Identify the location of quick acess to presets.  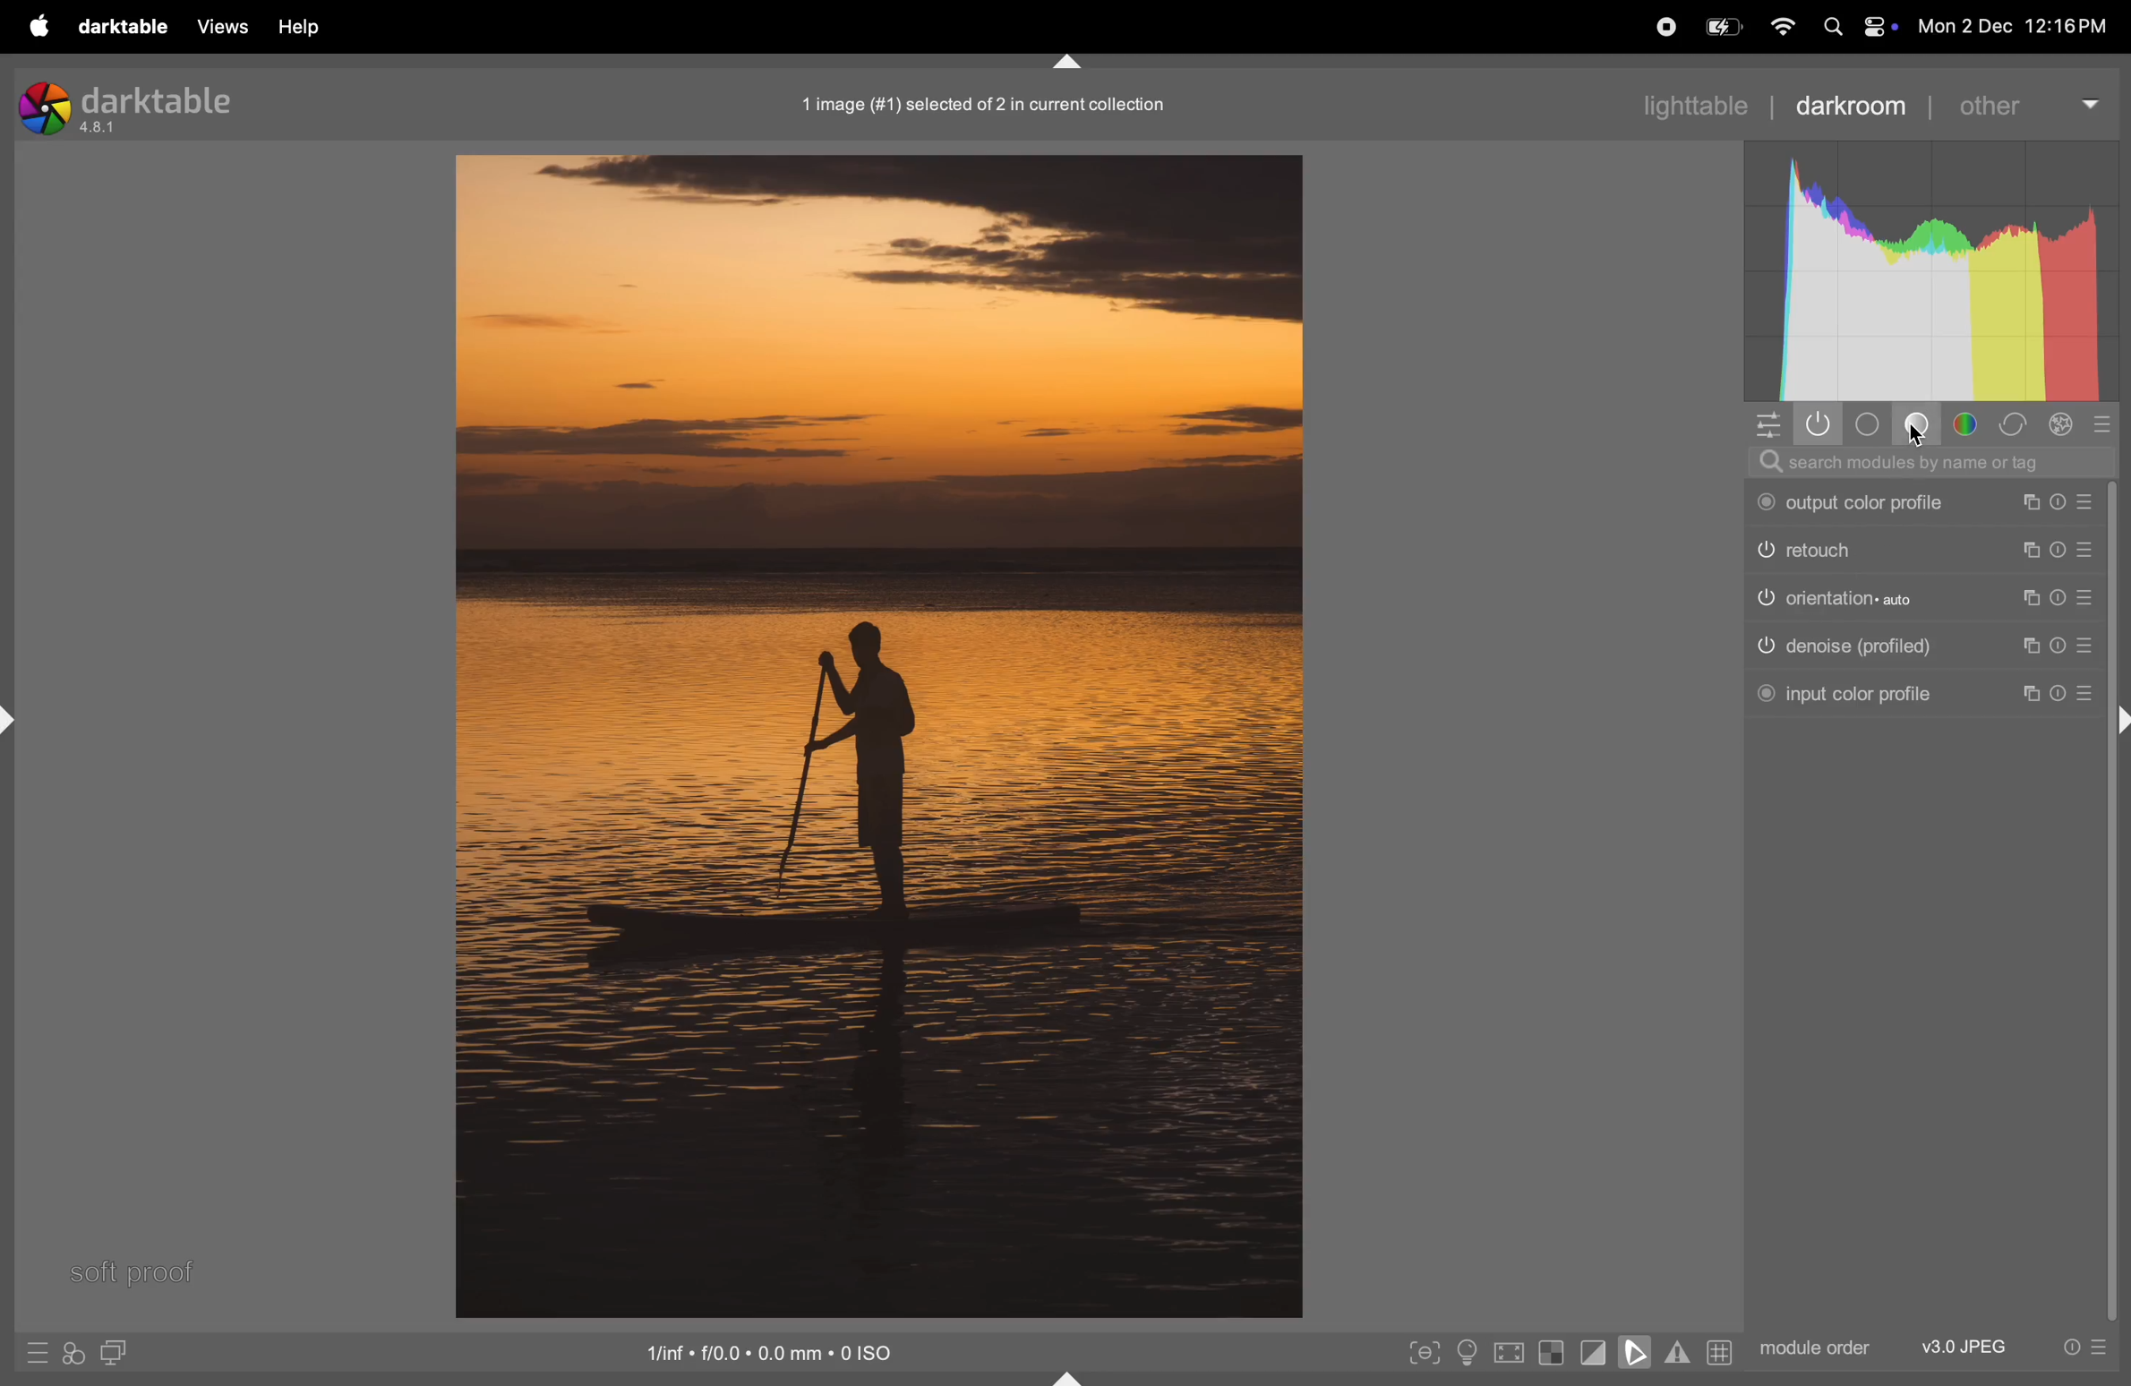
(2077, 1346).